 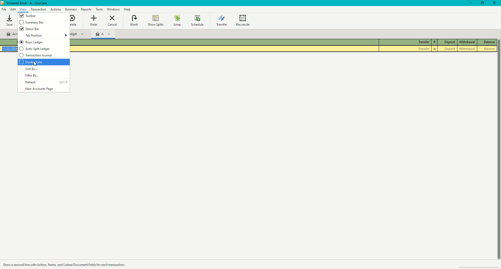 I want to click on Save, so click(x=8, y=21).